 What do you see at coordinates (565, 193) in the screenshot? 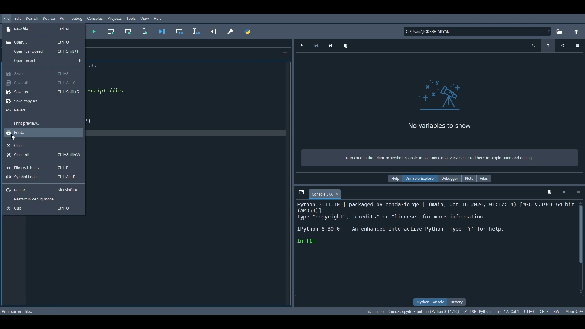
I see `Interrupt kernel` at bounding box center [565, 193].